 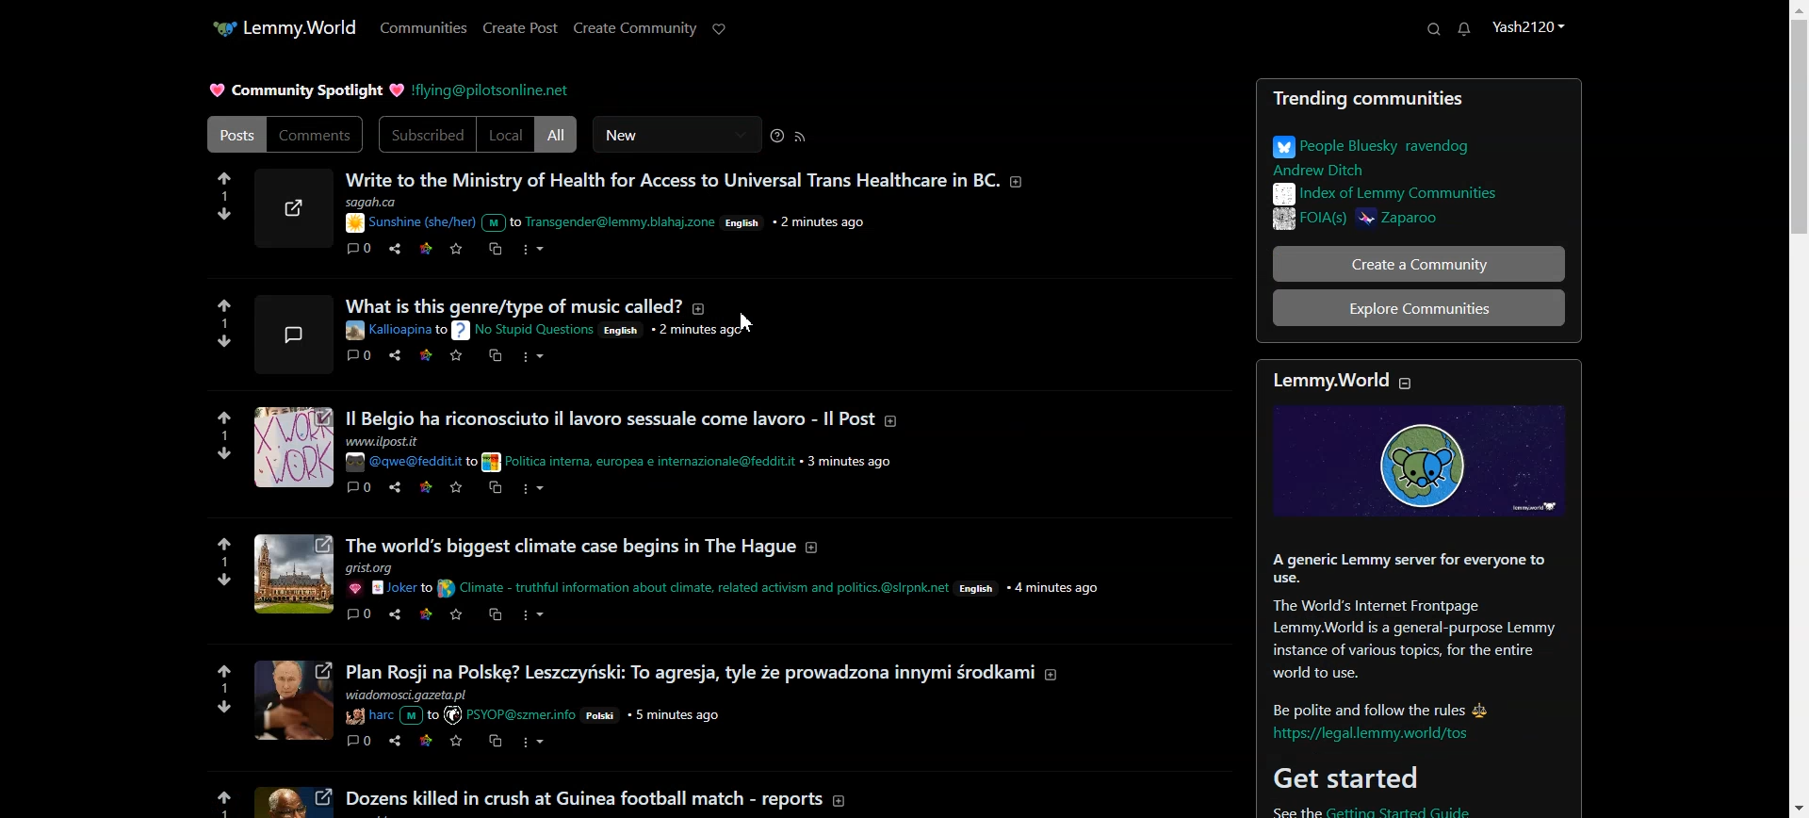 What do you see at coordinates (637, 461) in the screenshot?
I see `text` at bounding box center [637, 461].